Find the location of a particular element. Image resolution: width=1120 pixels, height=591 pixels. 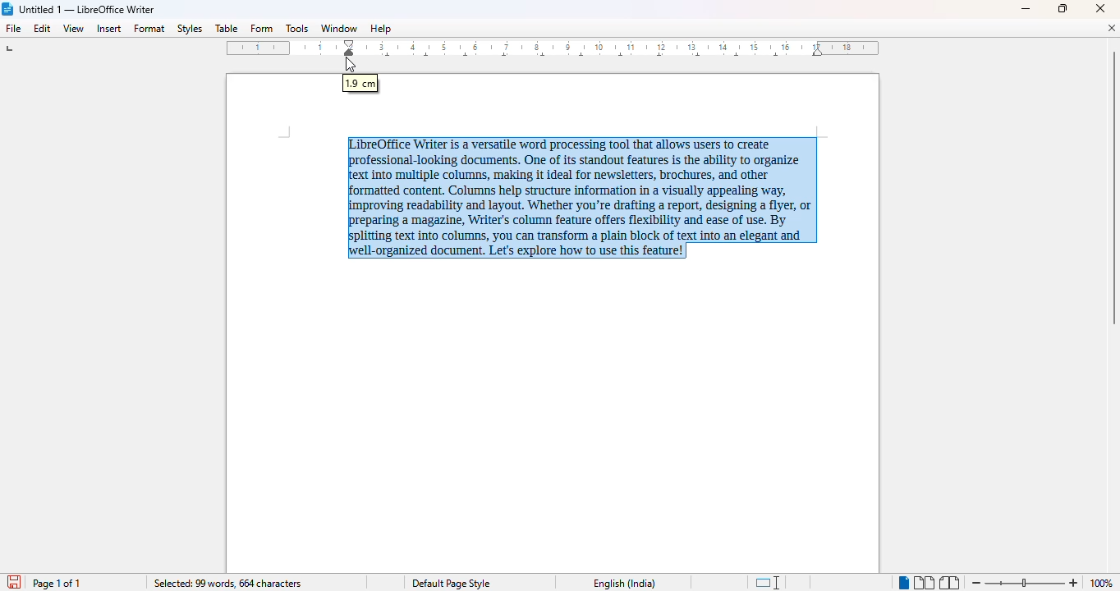

100% (zoom level) is located at coordinates (1104, 583).